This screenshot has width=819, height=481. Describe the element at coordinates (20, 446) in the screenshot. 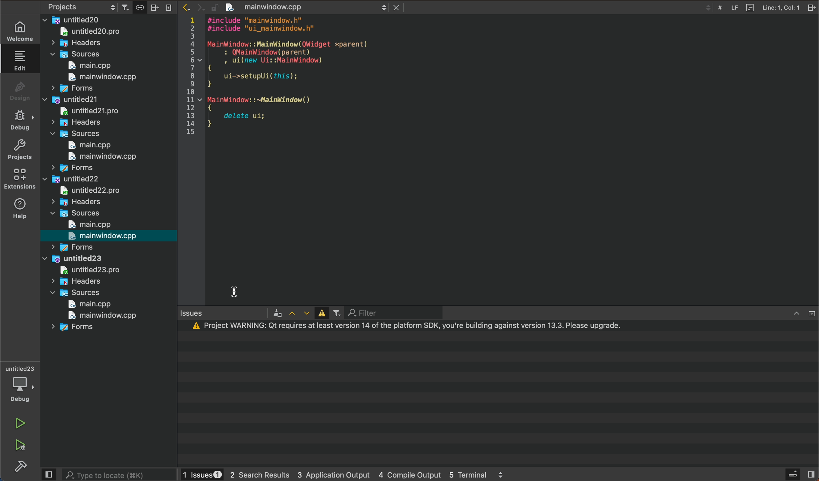

I see `run debug` at that location.